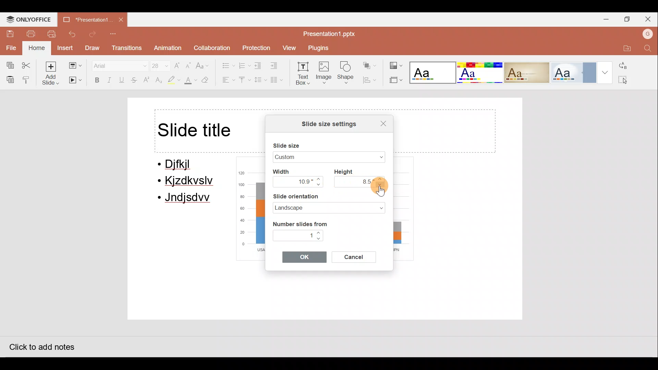 This screenshot has height=370, width=658. I want to click on Close, so click(649, 18).